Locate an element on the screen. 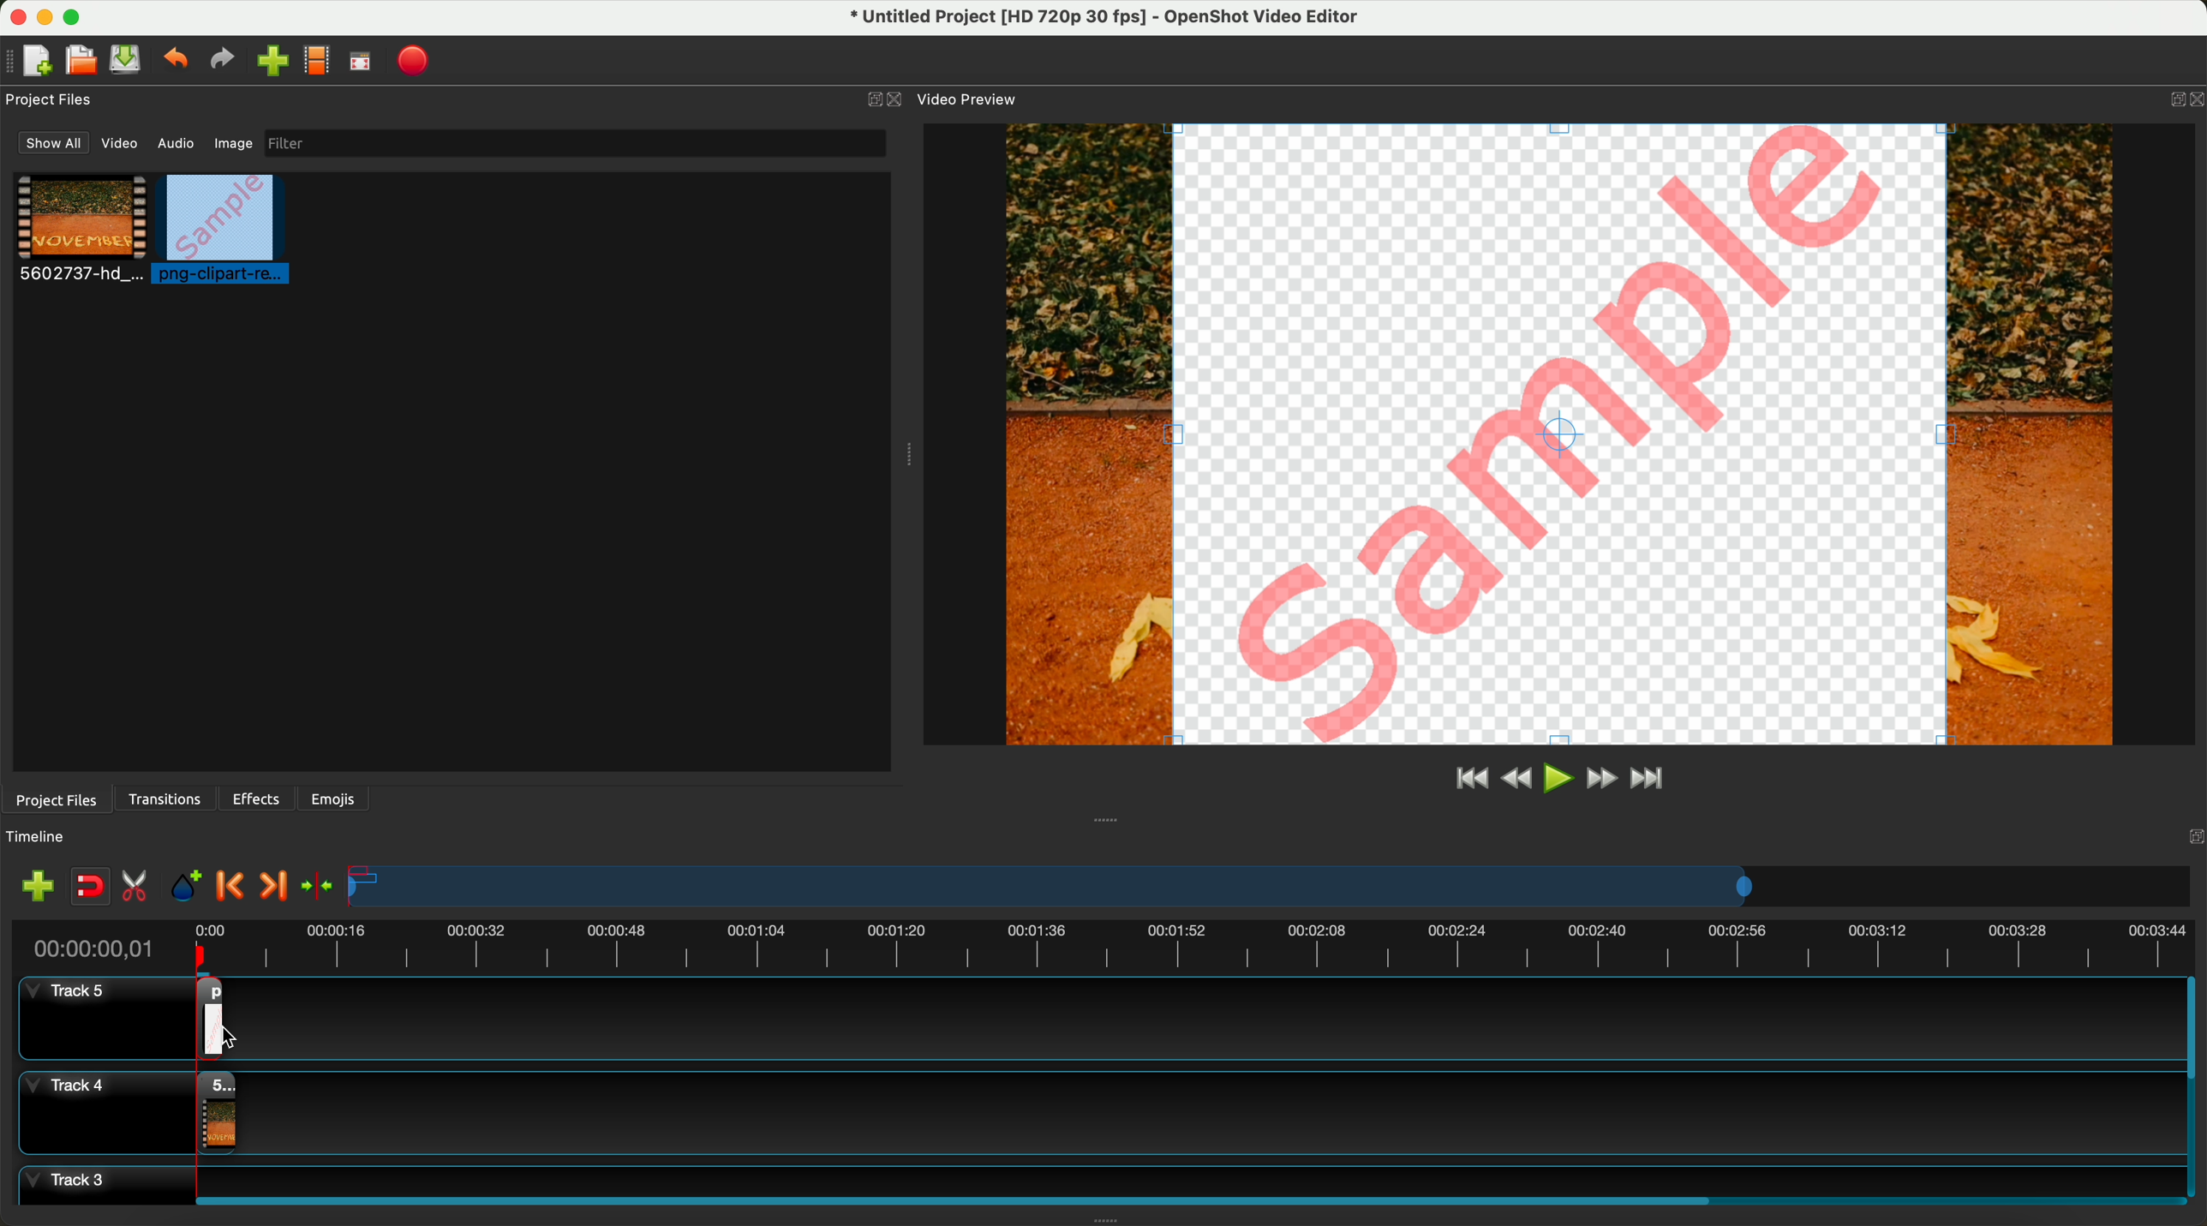 Image resolution: width=2207 pixels, height=1226 pixels. drag image on track 5 is located at coordinates (215, 1016).